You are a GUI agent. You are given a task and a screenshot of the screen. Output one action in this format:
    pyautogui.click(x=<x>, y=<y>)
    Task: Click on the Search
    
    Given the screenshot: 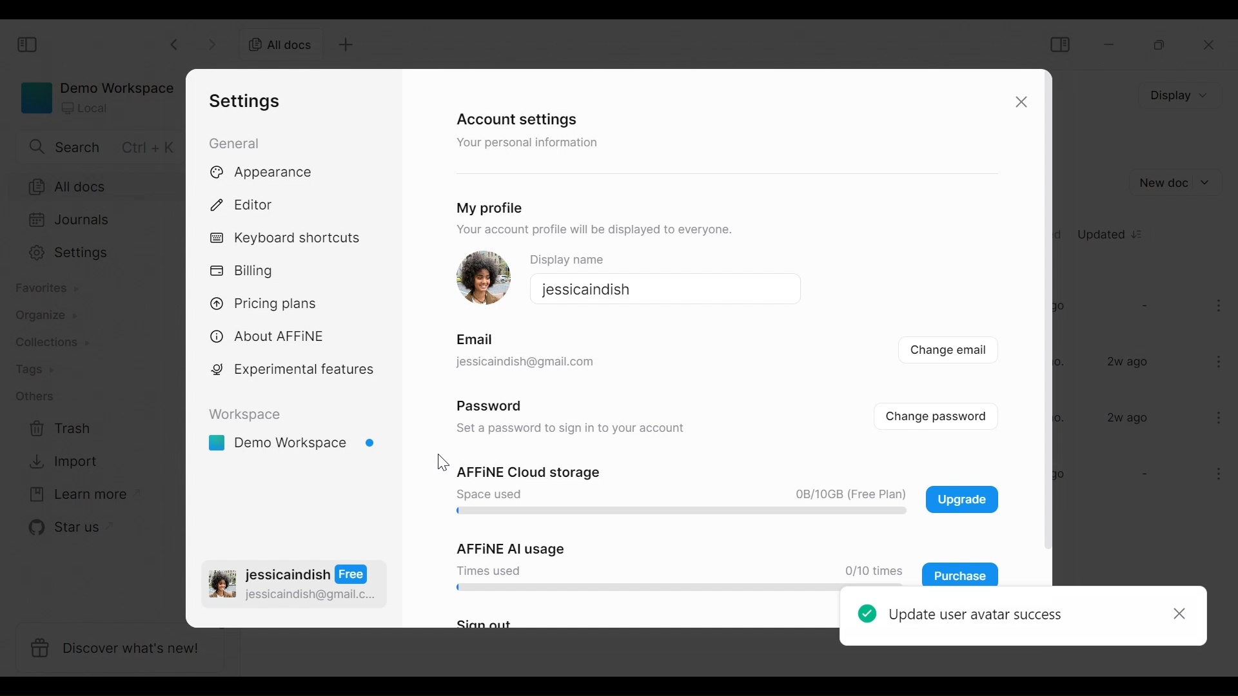 What is the action you would take?
    pyautogui.click(x=95, y=147)
    